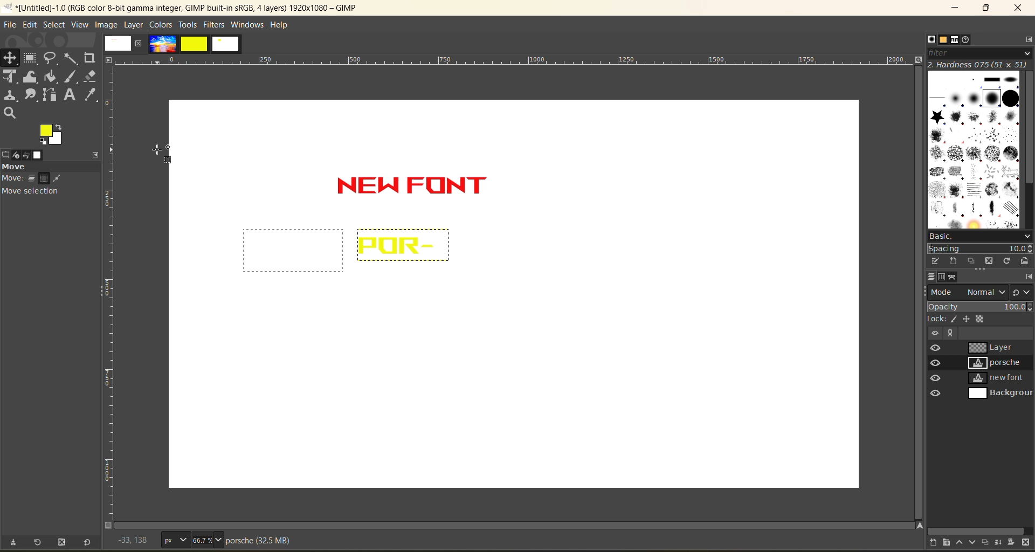 This screenshot has height=552, width=1035. I want to click on filter, so click(979, 52).